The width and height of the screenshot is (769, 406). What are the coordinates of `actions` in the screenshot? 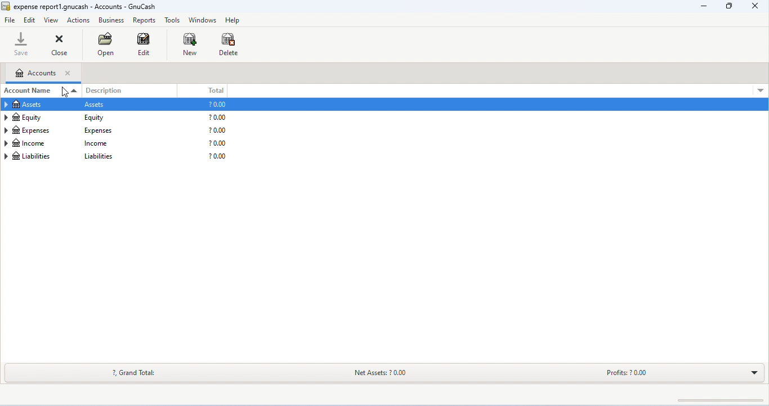 It's located at (79, 20).